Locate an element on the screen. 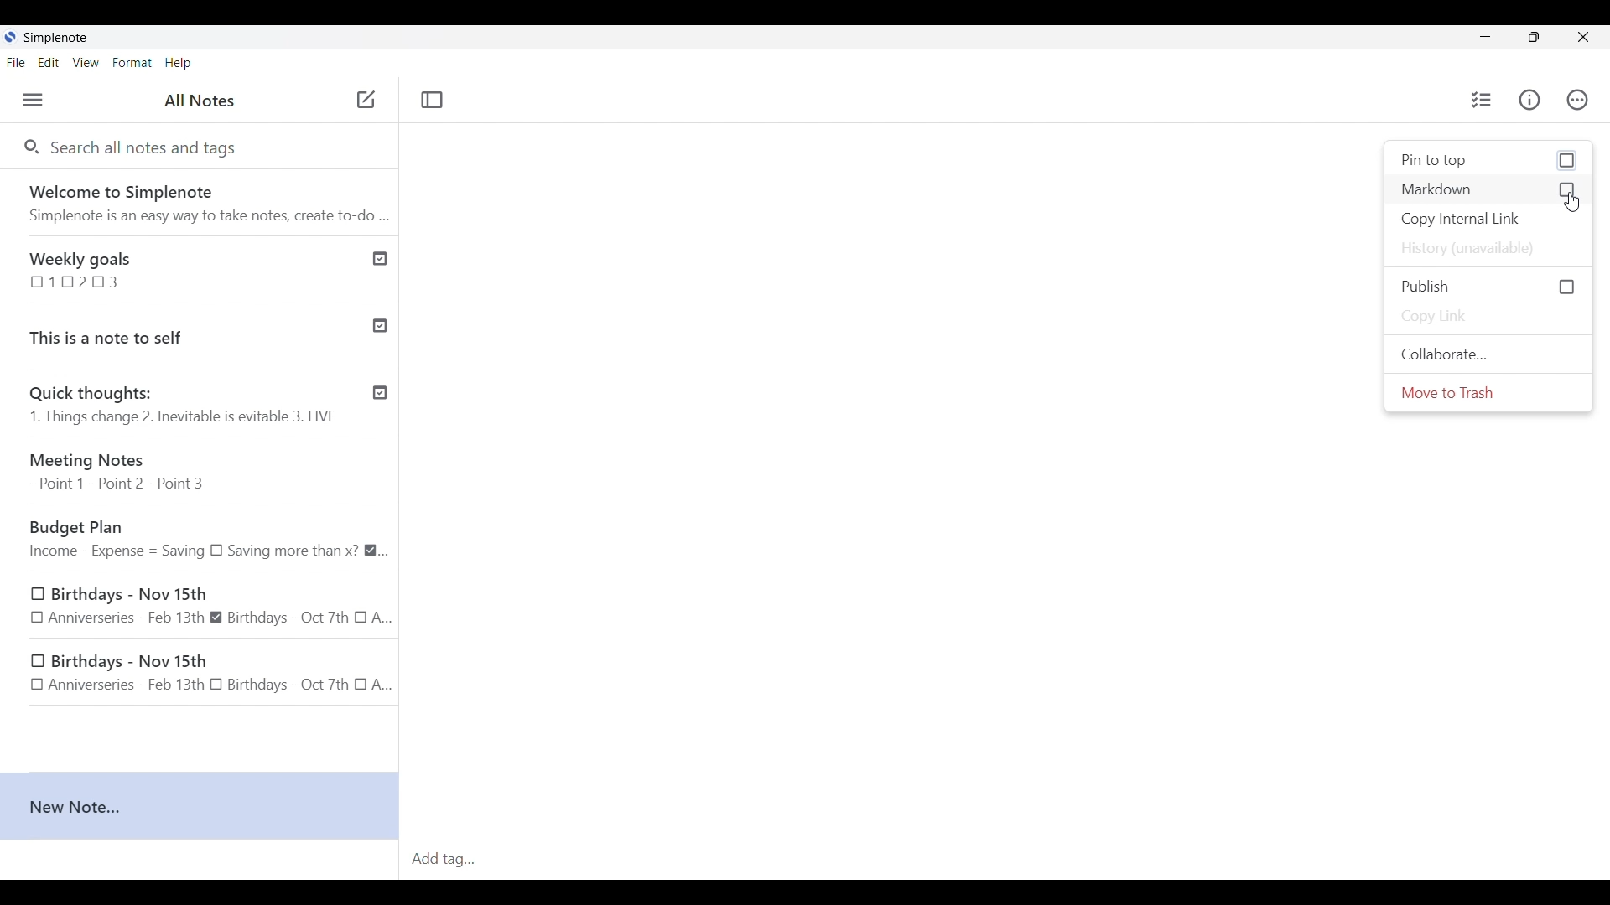 The height and width of the screenshot is (905, 1610). Format menu is located at coordinates (132, 63).